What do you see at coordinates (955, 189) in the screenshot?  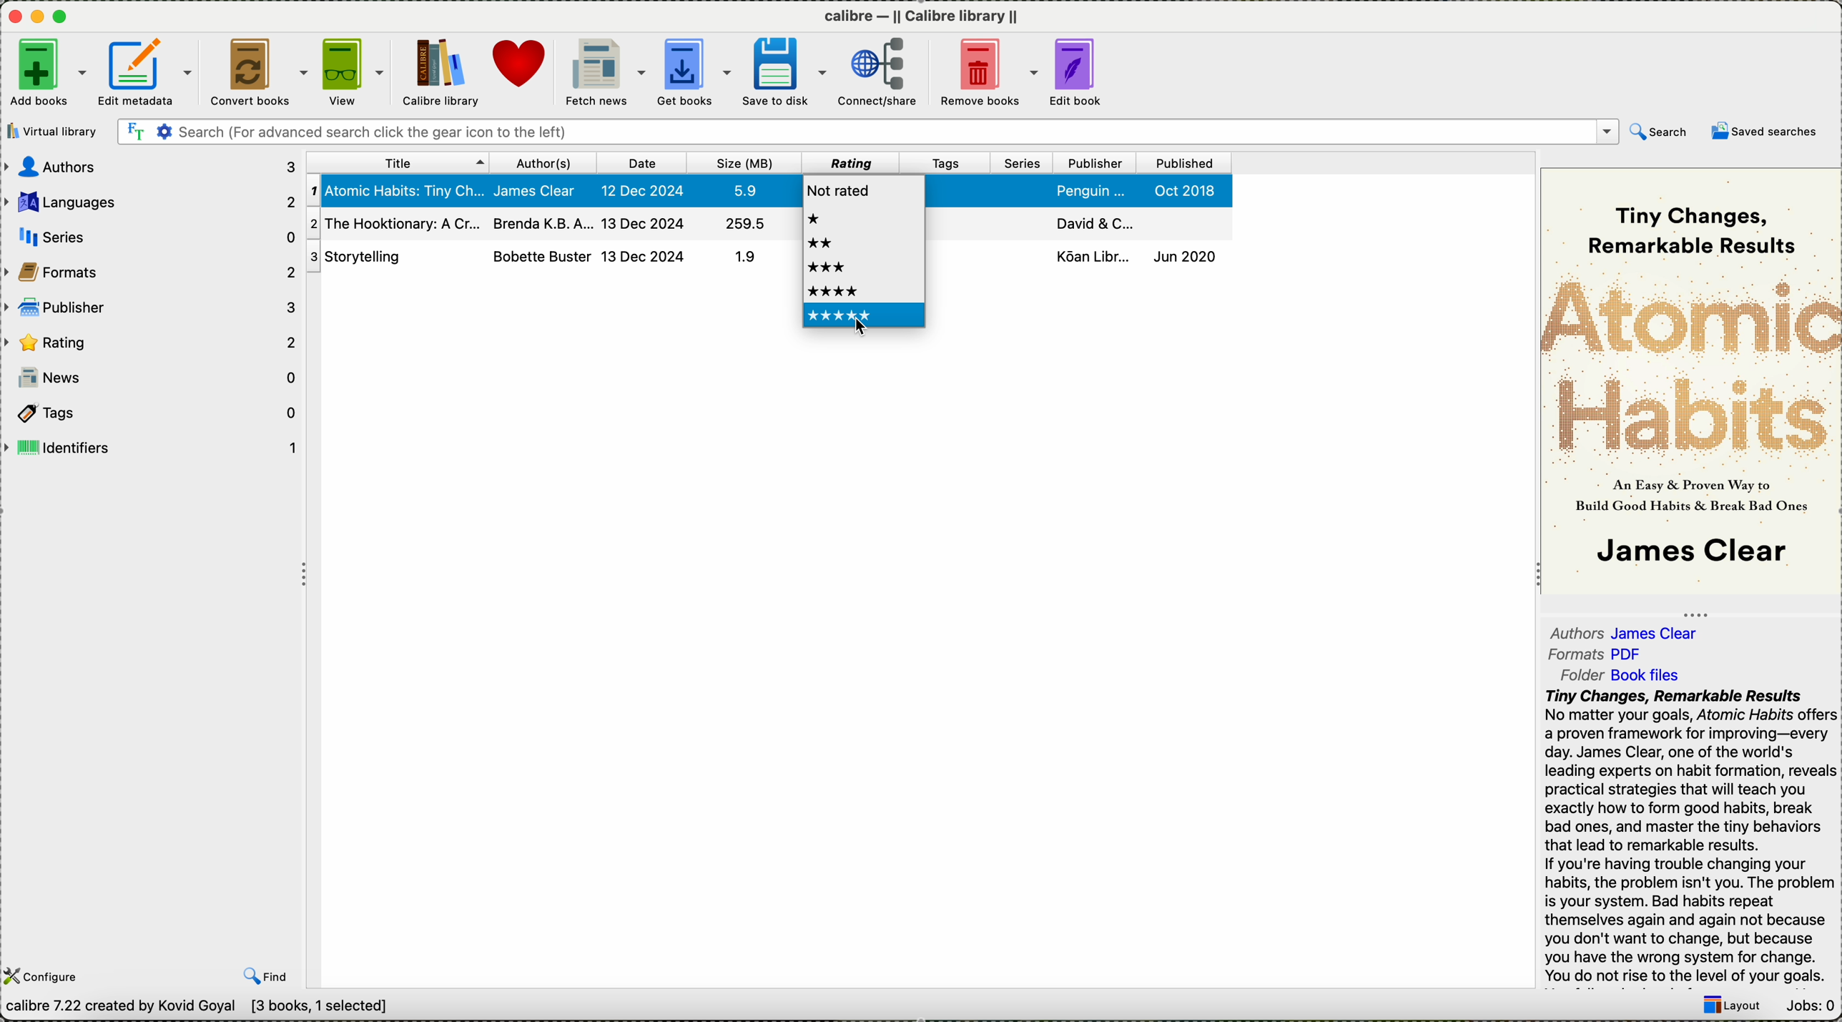 I see `tags` at bounding box center [955, 189].